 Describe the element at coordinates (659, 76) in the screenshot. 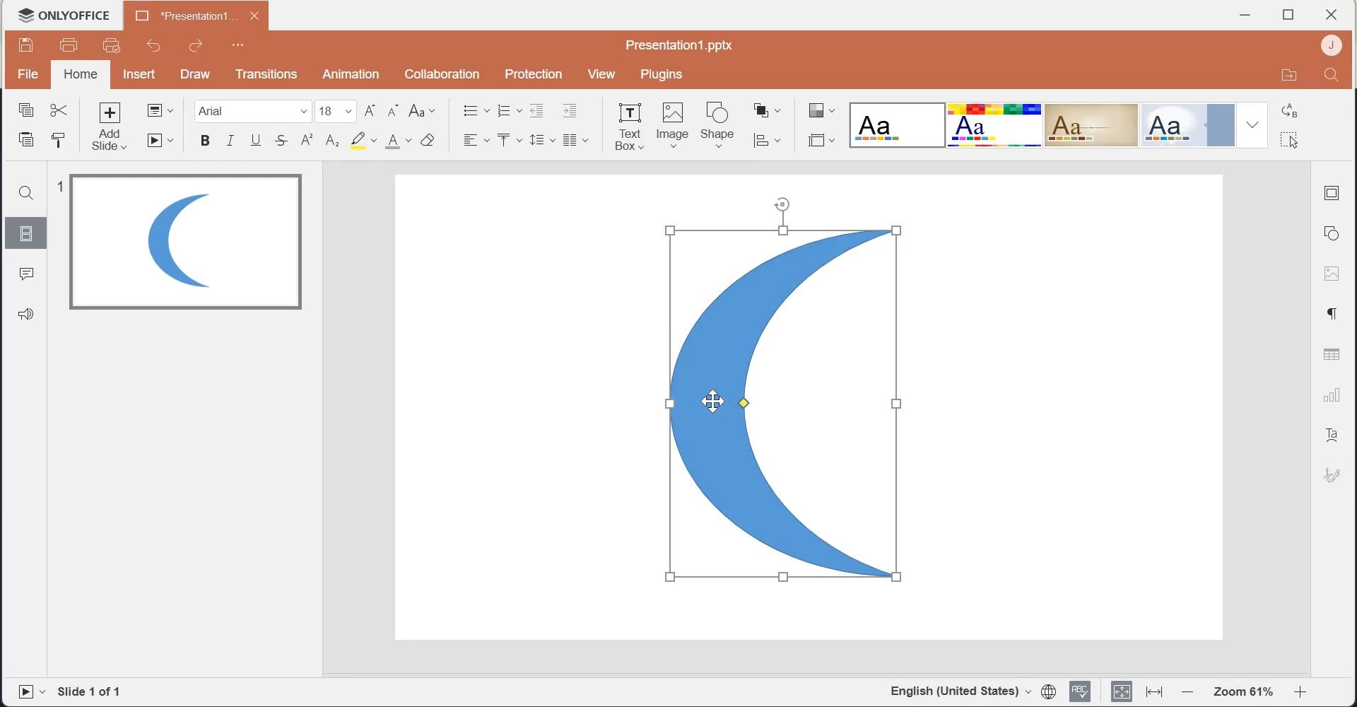

I see `Plugins` at that location.